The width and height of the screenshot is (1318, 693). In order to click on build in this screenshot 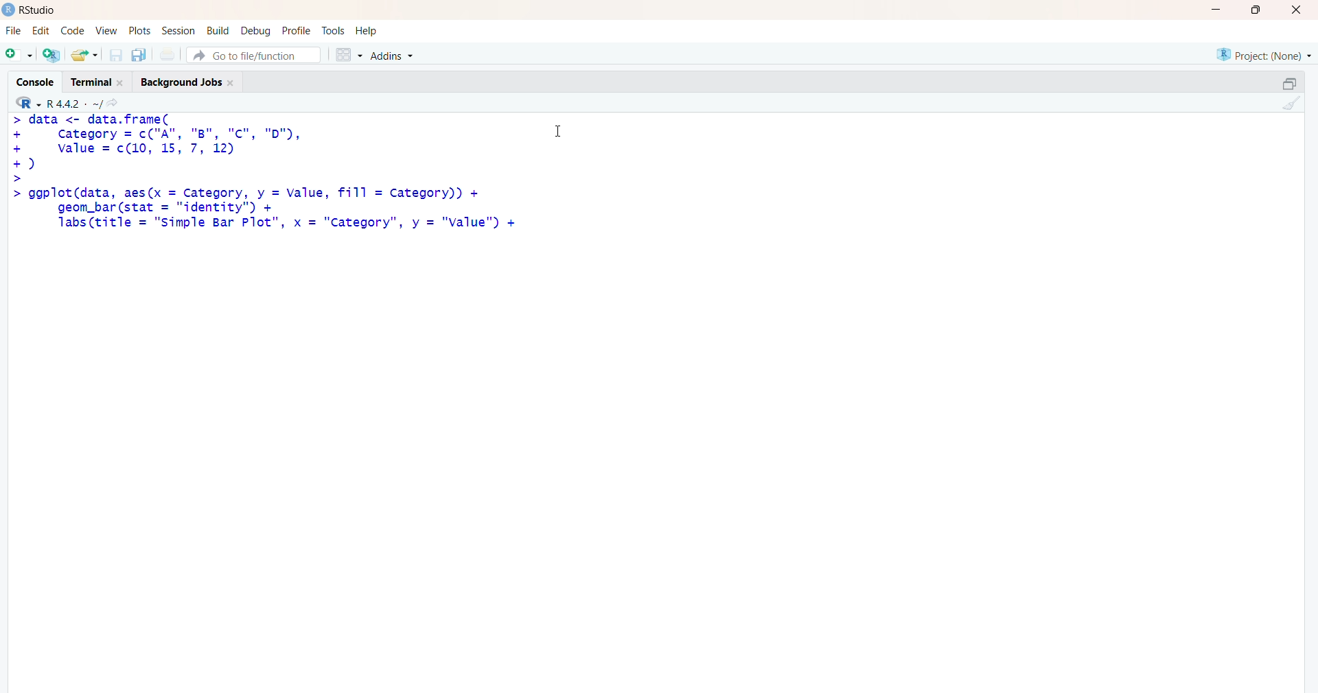, I will do `click(217, 31)`.